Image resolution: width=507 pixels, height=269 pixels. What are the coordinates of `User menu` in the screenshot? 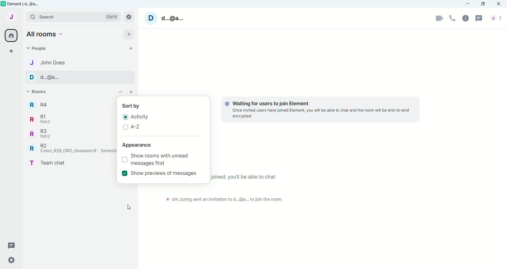 It's located at (12, 16).